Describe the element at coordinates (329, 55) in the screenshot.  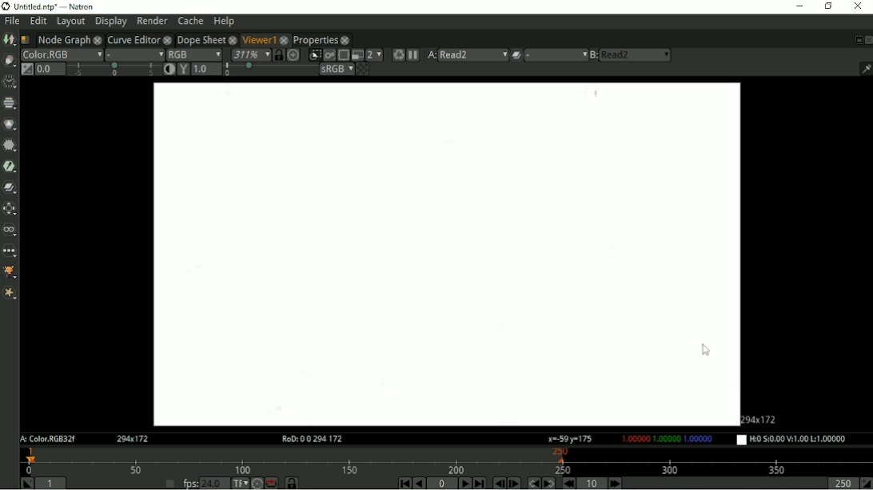
I see `Render image` at that location.